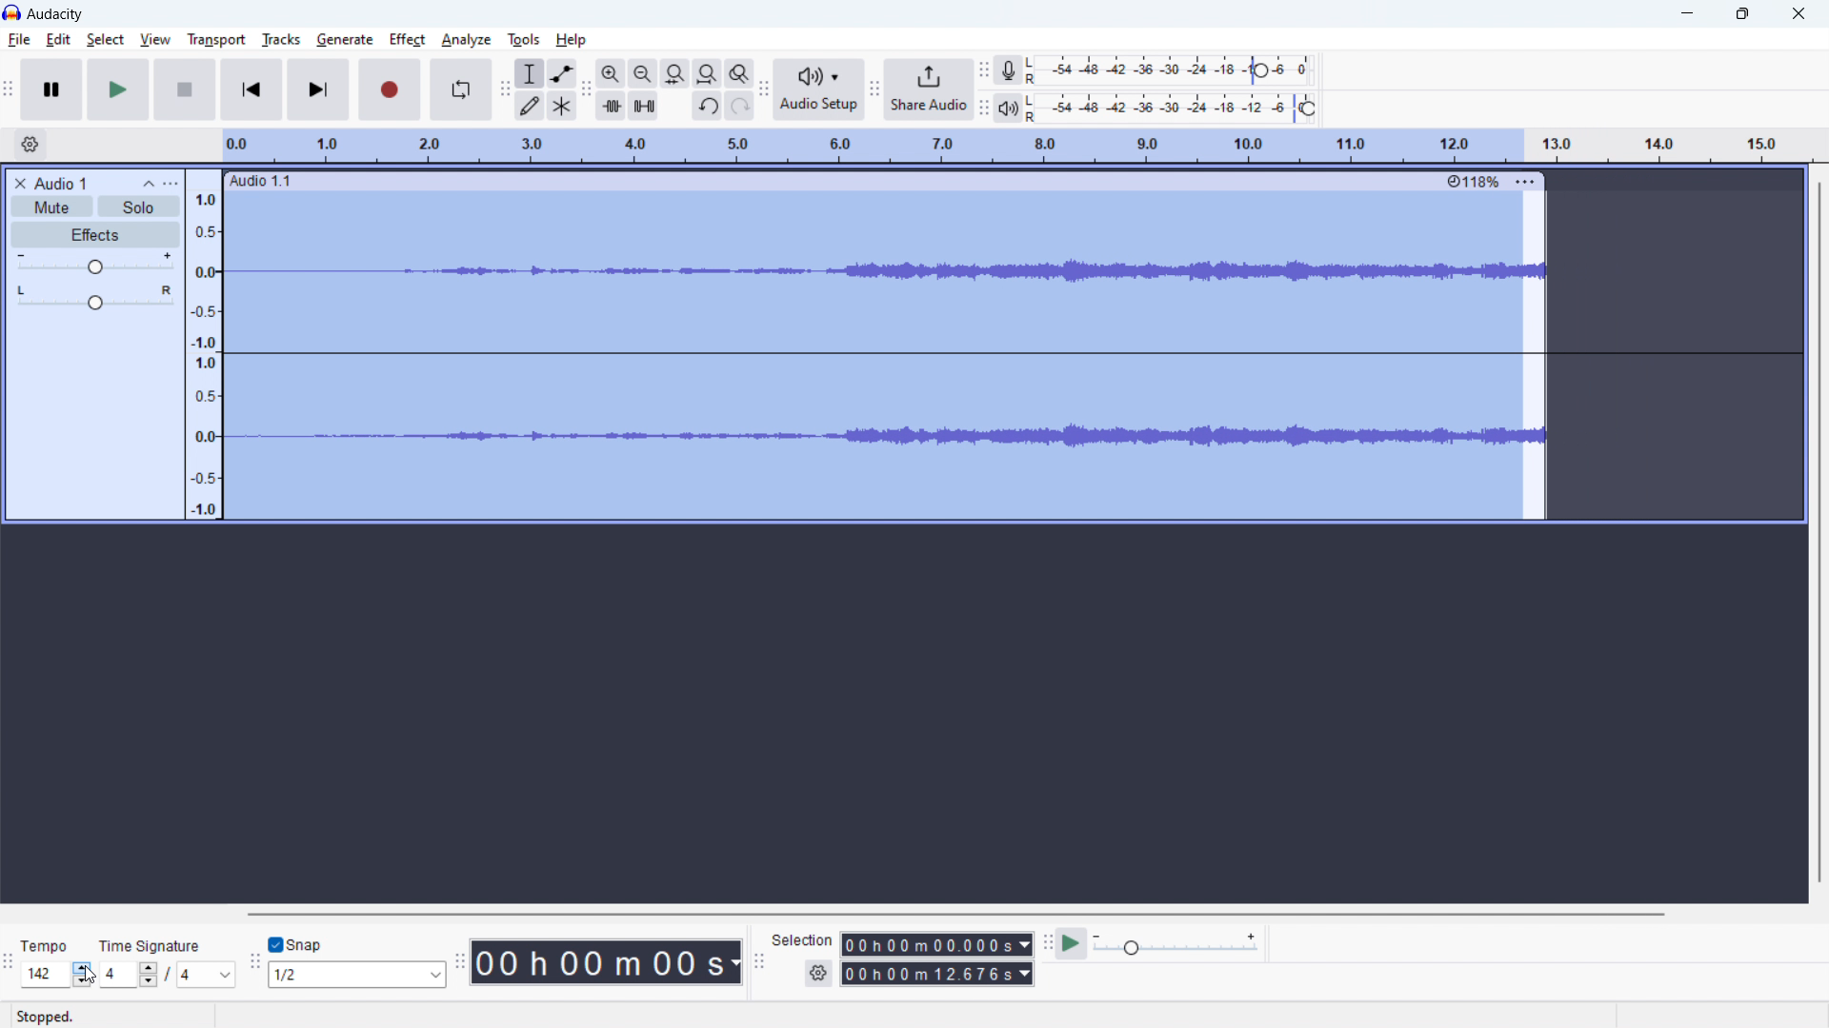 This screenshot has height=1028, width=1829. Describe the element at coordinates (465, 41) in the screenshot. I see `analyze` at that location.